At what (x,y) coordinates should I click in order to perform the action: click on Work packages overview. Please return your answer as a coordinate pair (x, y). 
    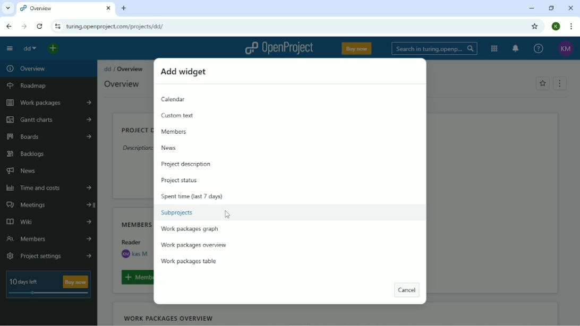
    Looking at the image, I should click on (194, 246).